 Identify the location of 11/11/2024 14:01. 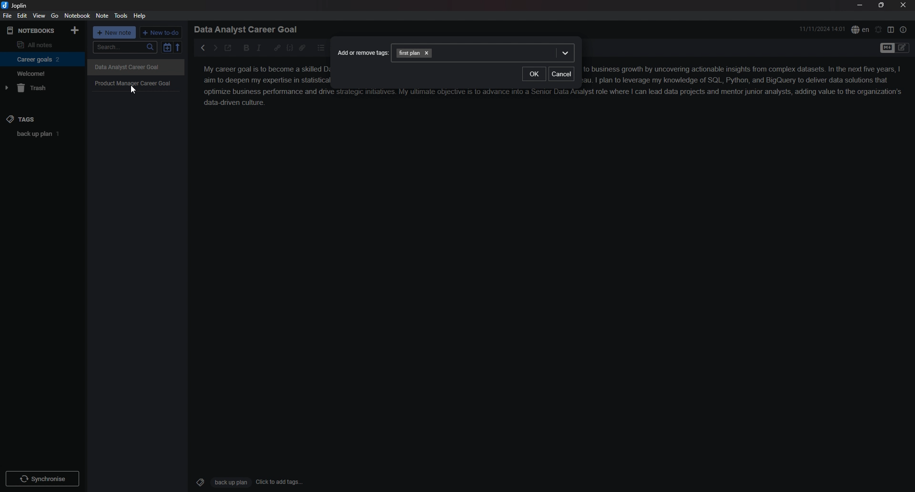
(823, 29).